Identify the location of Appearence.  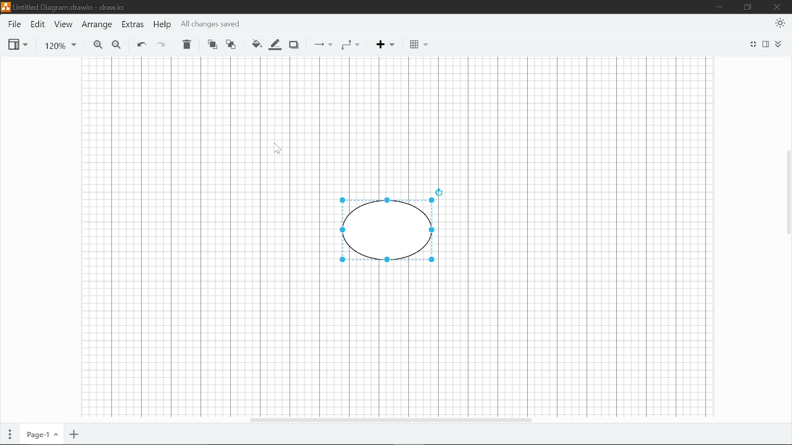
(780, 23).